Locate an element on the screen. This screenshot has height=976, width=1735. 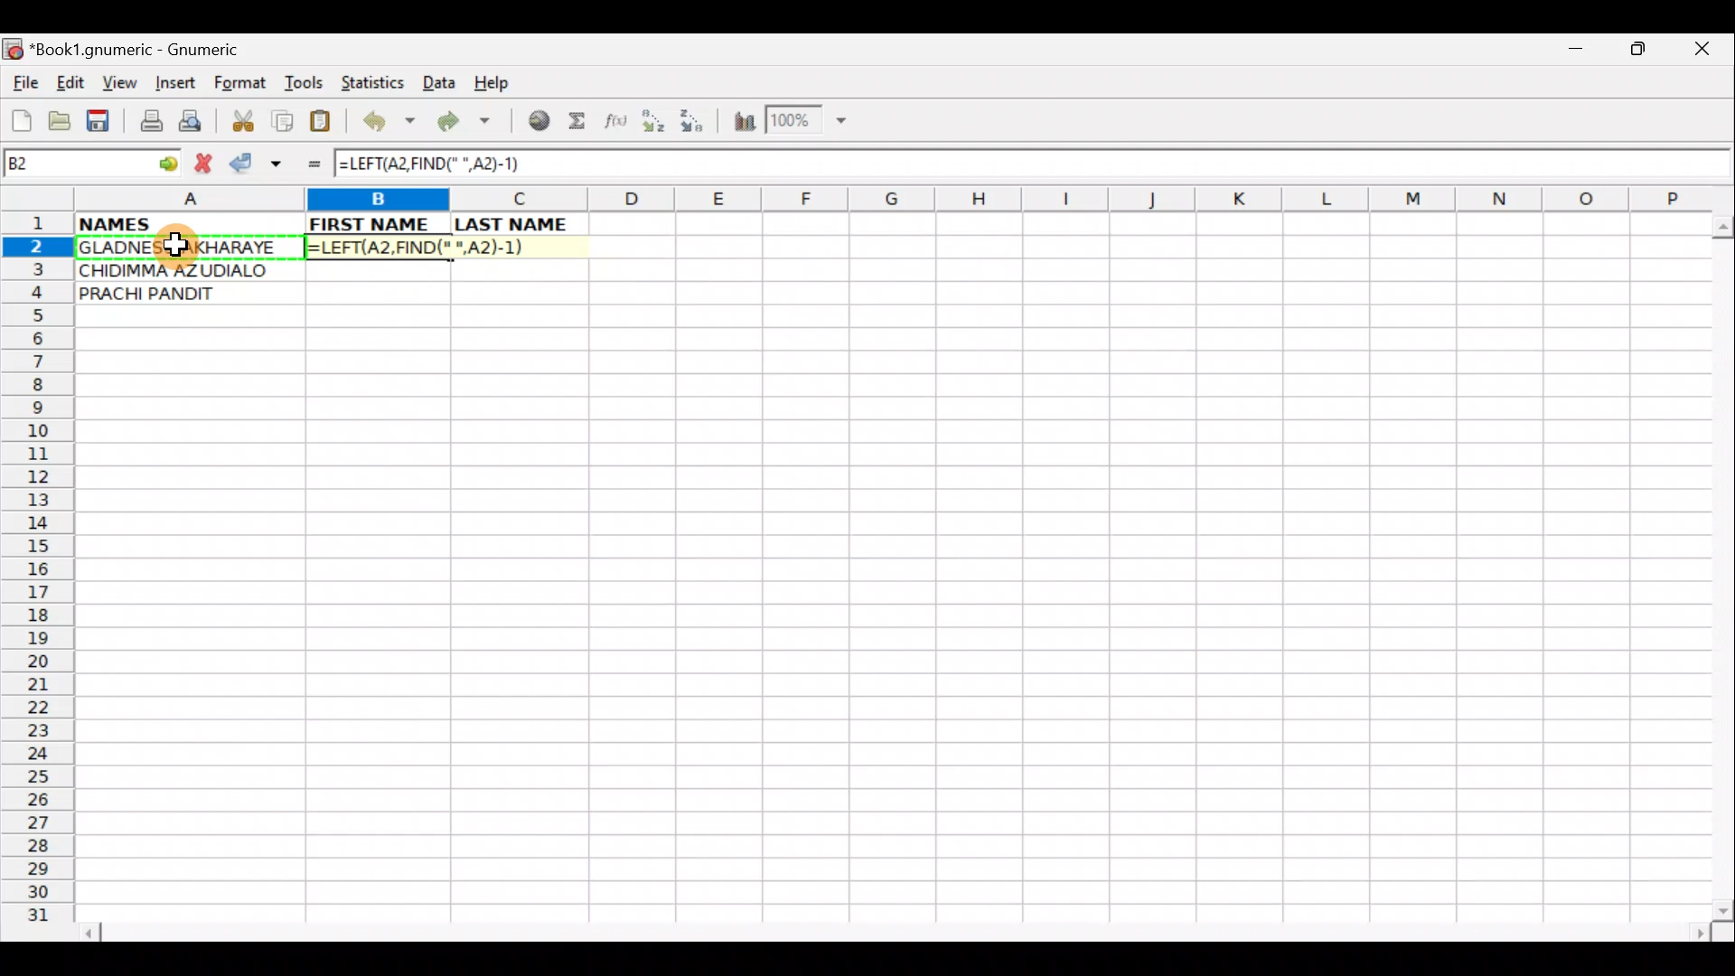
Scroll bar is located at coordinates (1719, 564).